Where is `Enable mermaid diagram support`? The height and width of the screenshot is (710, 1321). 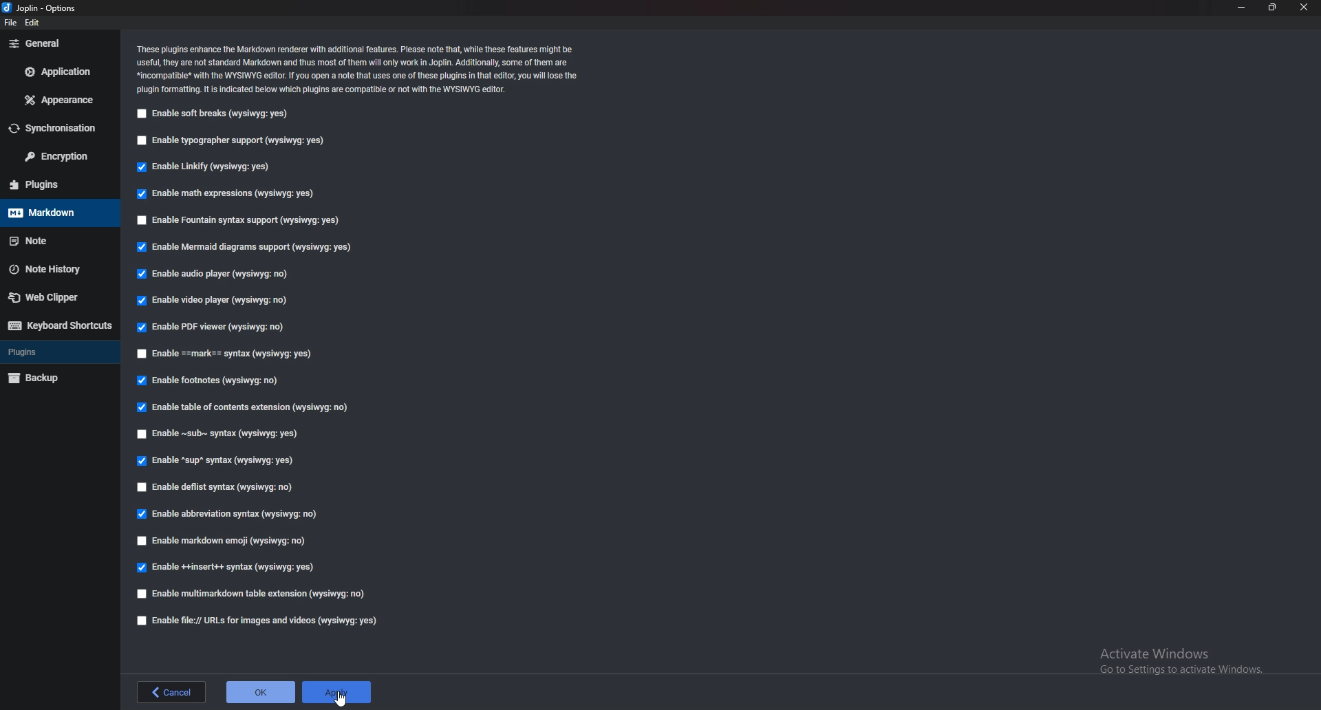
Enable mermaid diagram support is located at coordinates (244, 246).